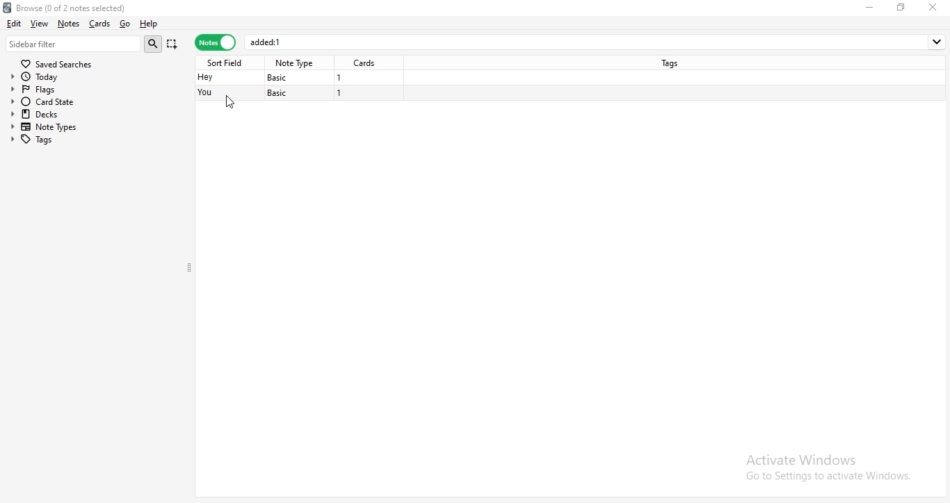 This screenshot has height=503, width=950. I want to click on 1, so click(341, 94).